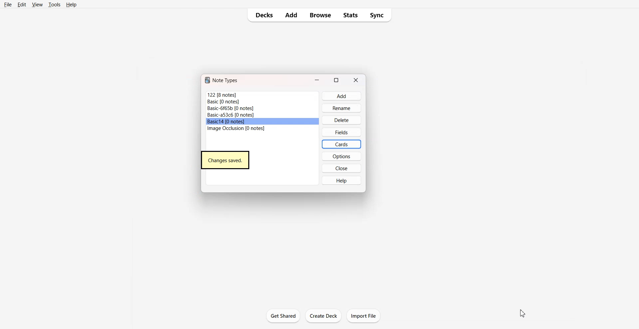 The image size is (639, 329). Describe the element at coordinates (262, 129) in the screenshot. I see `File` at that location.